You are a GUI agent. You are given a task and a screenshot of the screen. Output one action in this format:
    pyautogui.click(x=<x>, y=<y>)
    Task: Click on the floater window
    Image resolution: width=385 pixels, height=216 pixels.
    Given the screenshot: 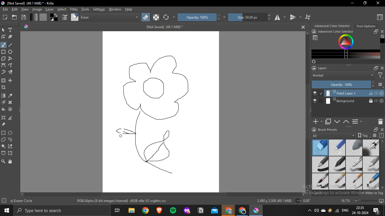 What is the action you would take?
    pyautogui.click(x=375, y=130)
    